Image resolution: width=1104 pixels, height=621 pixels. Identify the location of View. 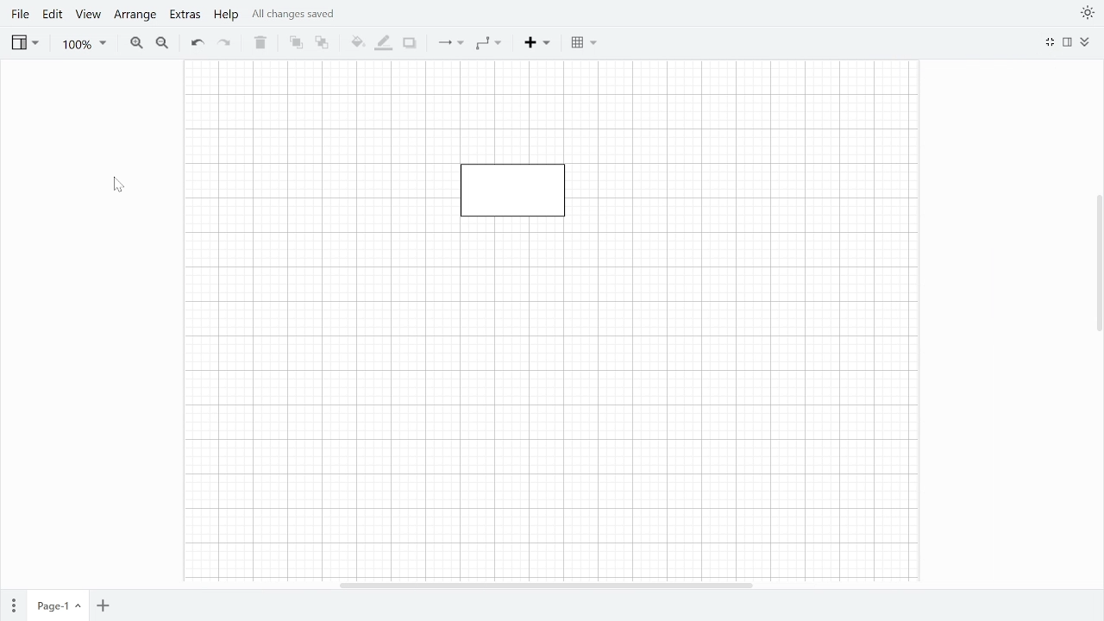
(90, 16).